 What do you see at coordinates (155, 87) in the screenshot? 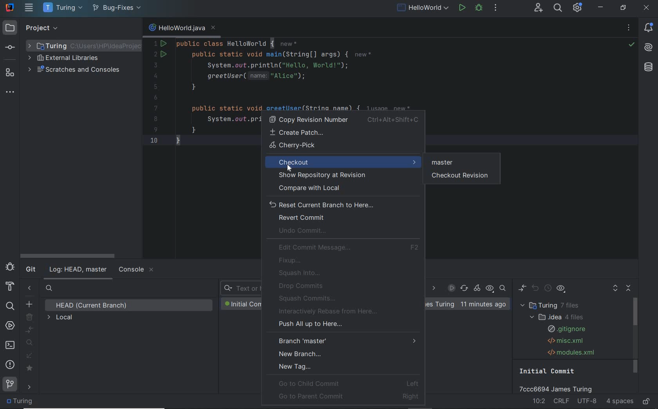
I see `5` at bounding box center [155, 87].